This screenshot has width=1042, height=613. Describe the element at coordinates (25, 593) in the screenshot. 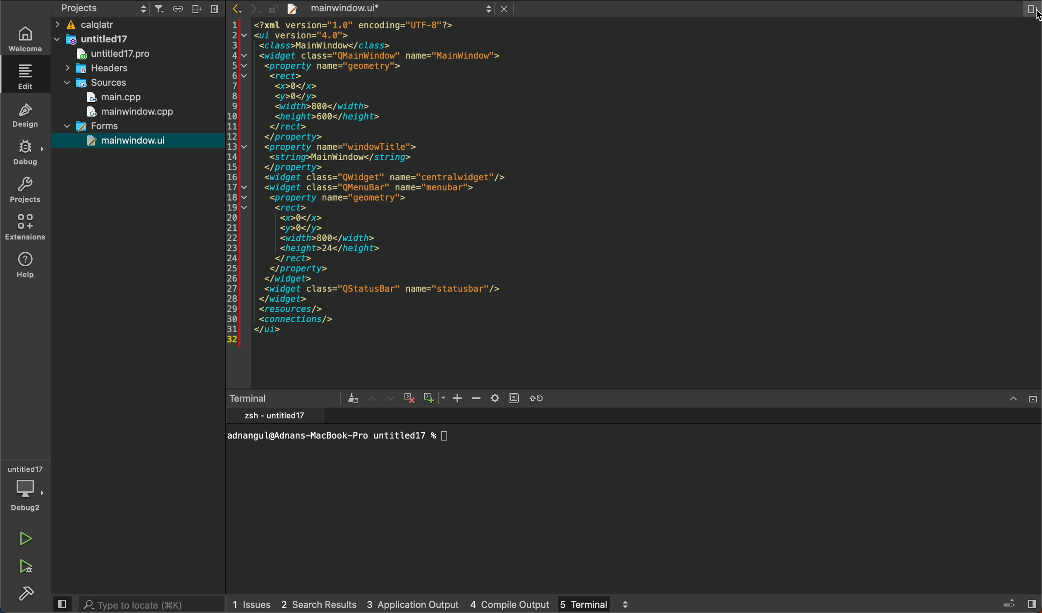

I see `build` at that location.